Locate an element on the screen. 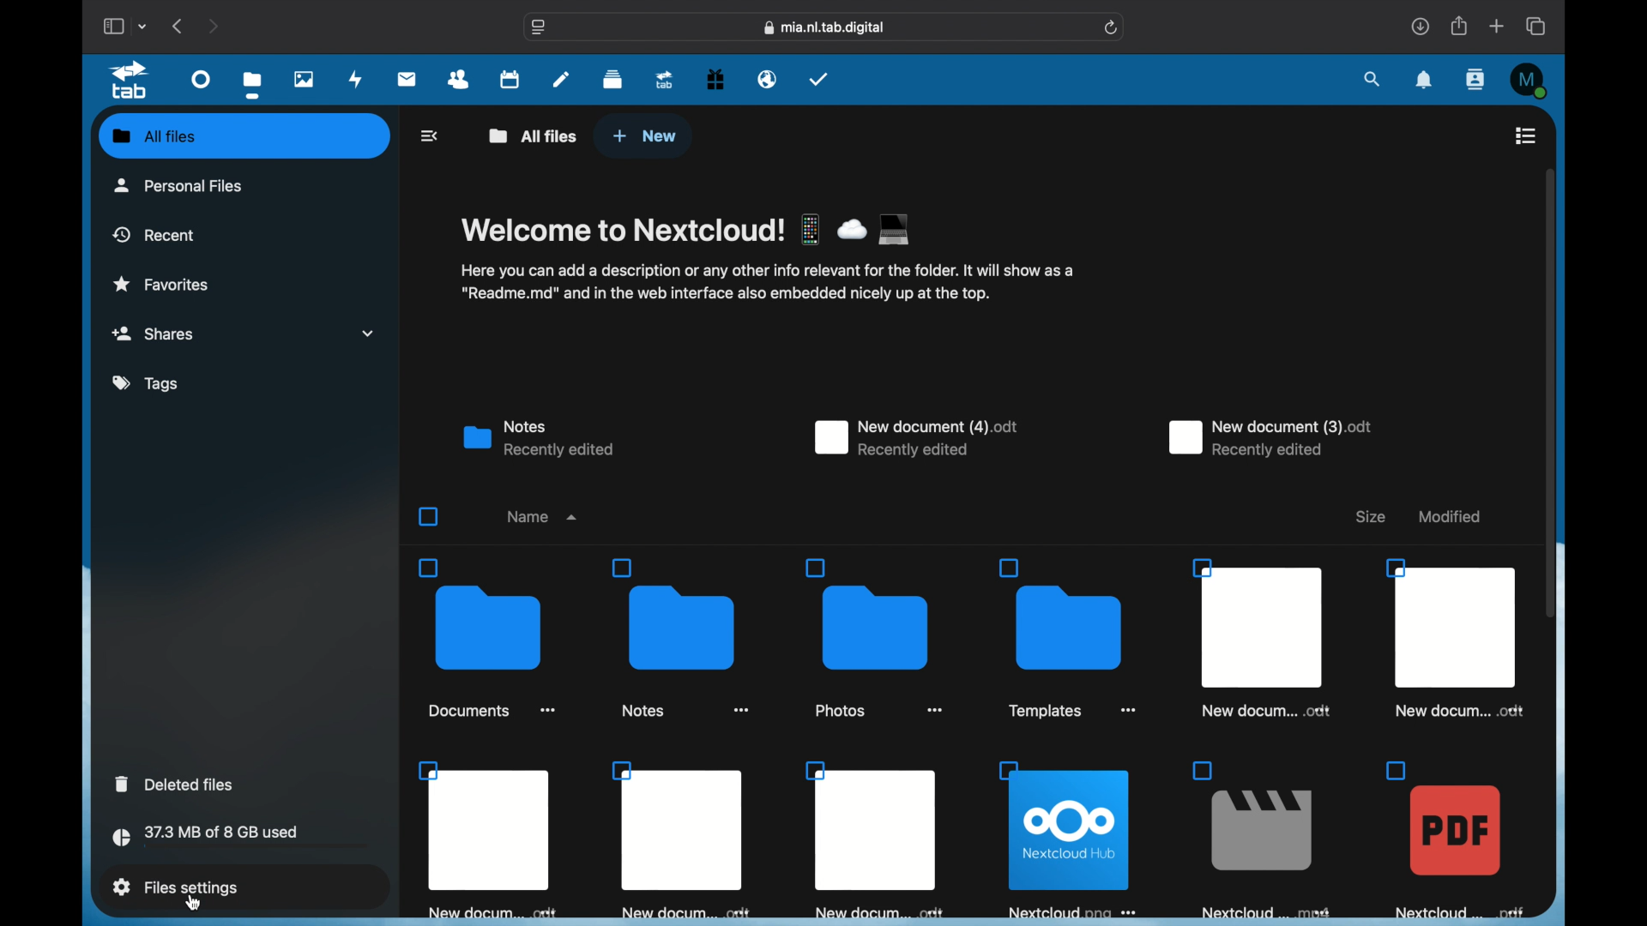 Image resolution: width=1647 pixels, height=926 pixels. mail is located at coordinates (407, 79).